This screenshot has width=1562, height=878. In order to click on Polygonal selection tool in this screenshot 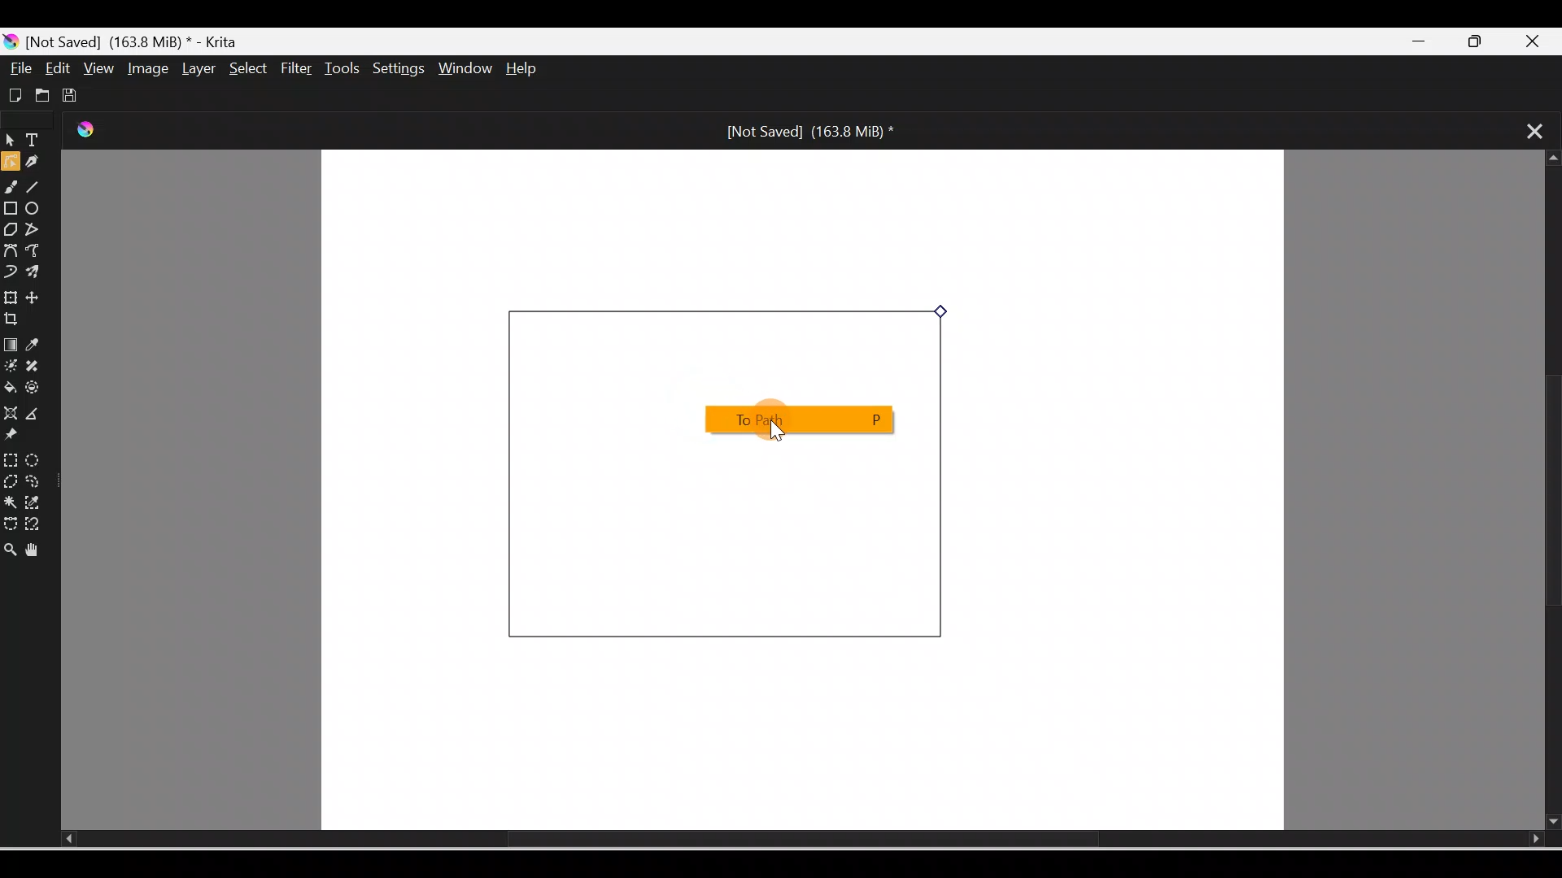, I will do `click(11, 480)`.